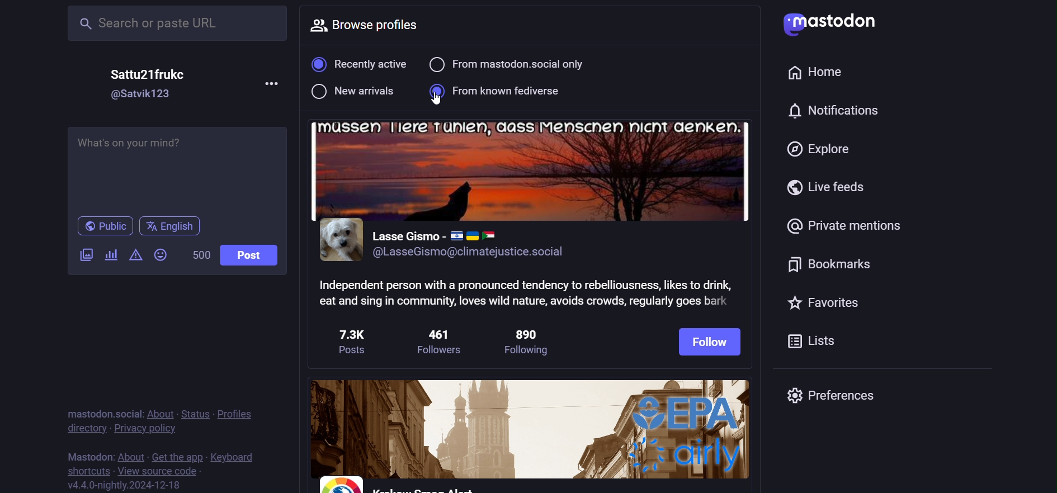  I want to click on notification, so click(838, 108).